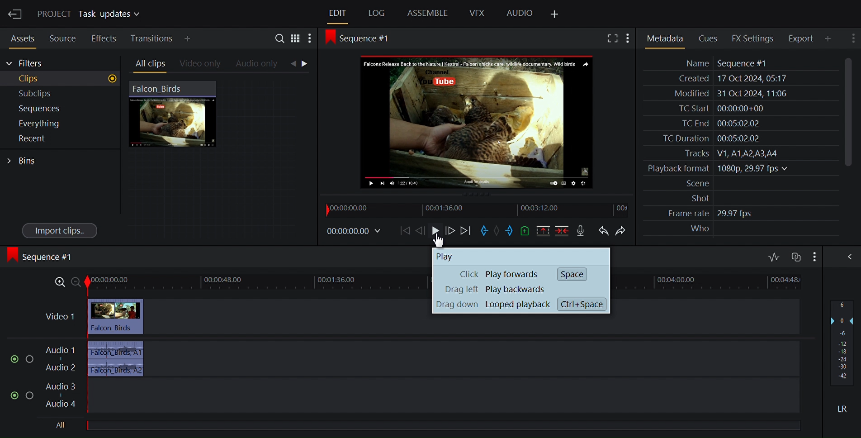  Describe the element at coordinates (586, 304) in the screenshot. I see `Crtl +  Space` at that location.